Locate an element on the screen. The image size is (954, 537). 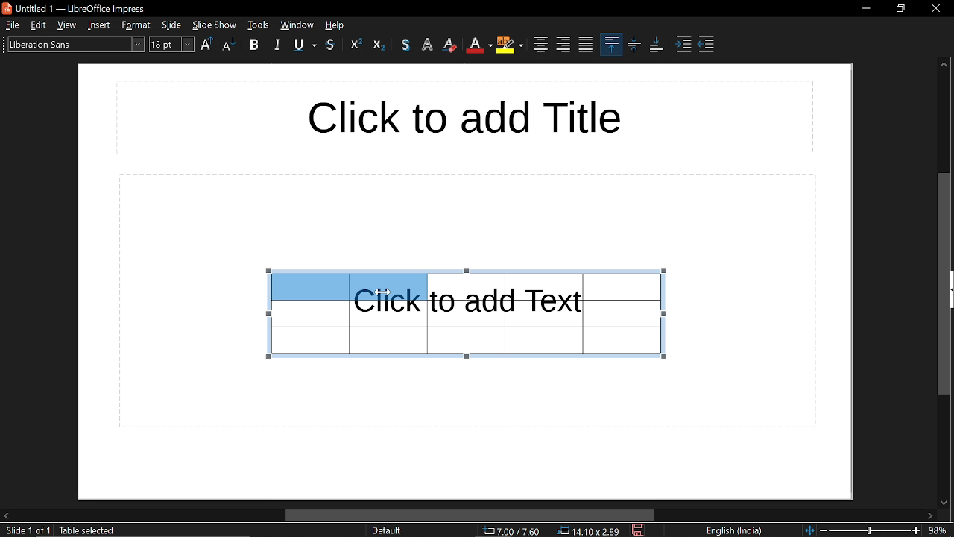
align top is located at coordinates (611, 43).